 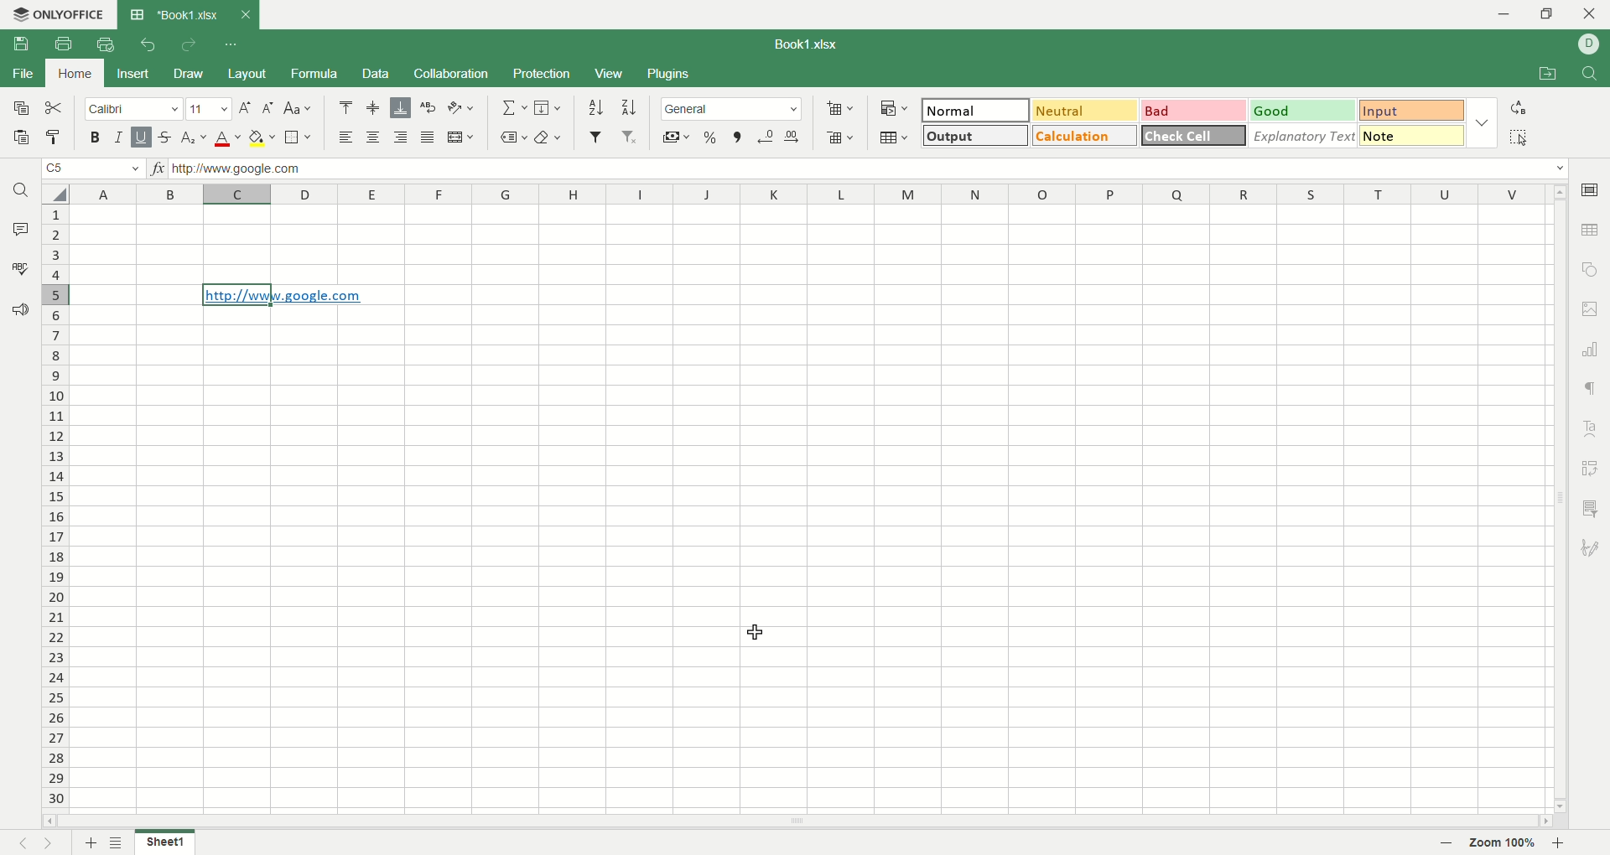 I want to click on feedback and support, so click(x=21, y=310).